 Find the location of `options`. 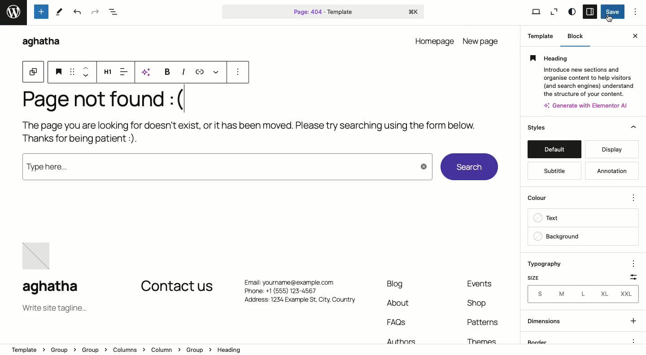

options is located at coordinates (633, 196).